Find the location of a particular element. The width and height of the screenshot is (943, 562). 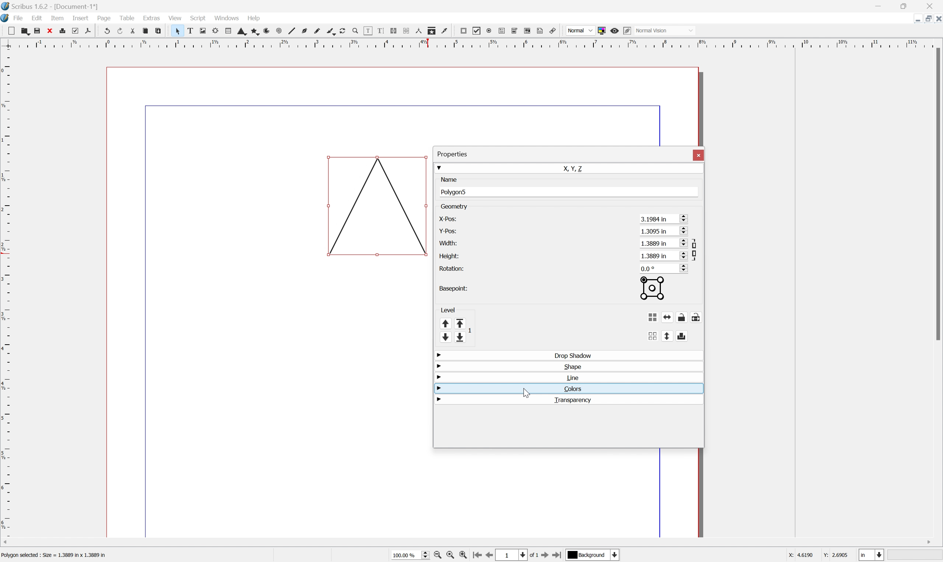

Scroll is located at coordinates (682, 218).